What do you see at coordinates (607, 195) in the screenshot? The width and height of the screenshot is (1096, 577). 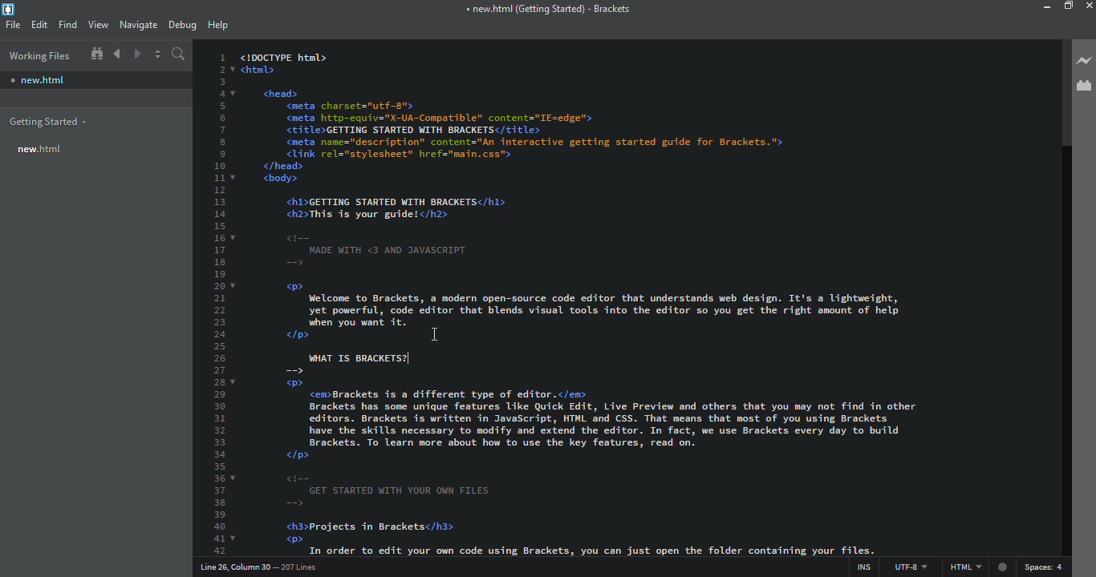 I see `test code` at bounding box center [607, 195].